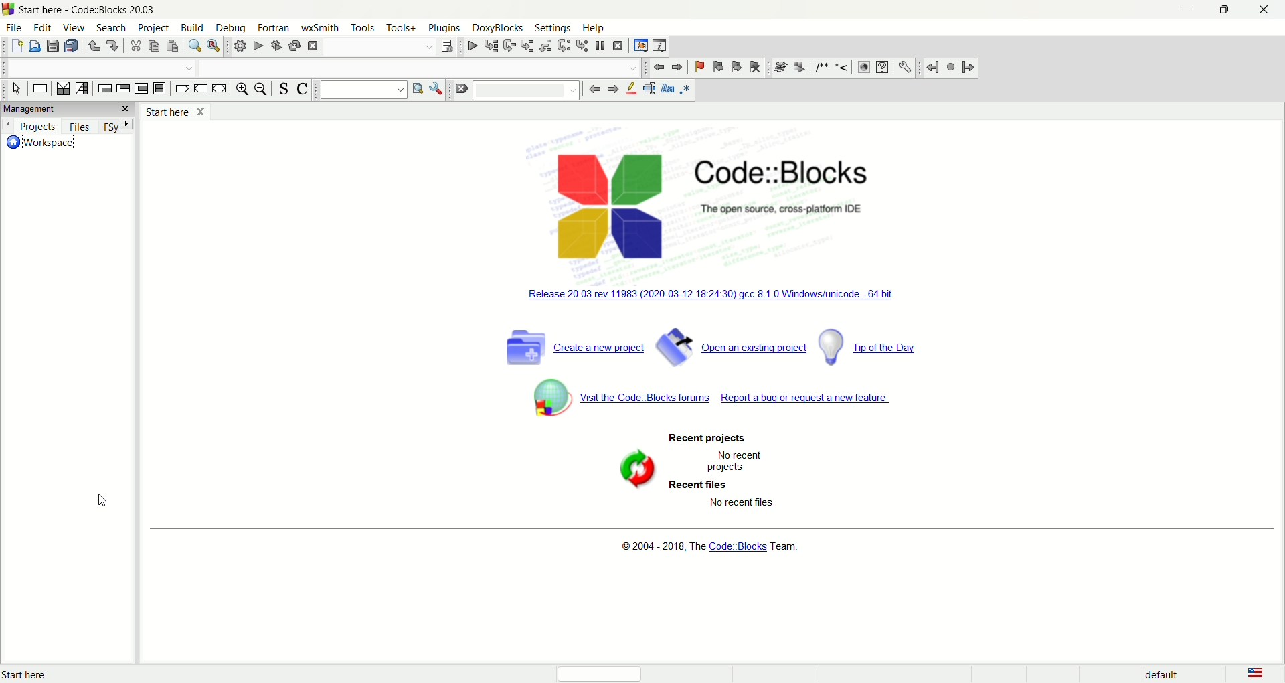 The width and height of the screenshot is (1285, 683). I want to click on team, so click(784, 546).